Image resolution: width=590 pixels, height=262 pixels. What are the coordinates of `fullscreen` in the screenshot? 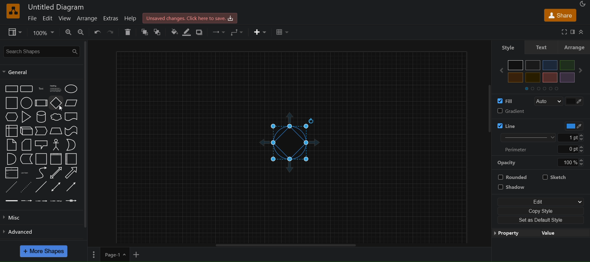 It's located at (562, 32).